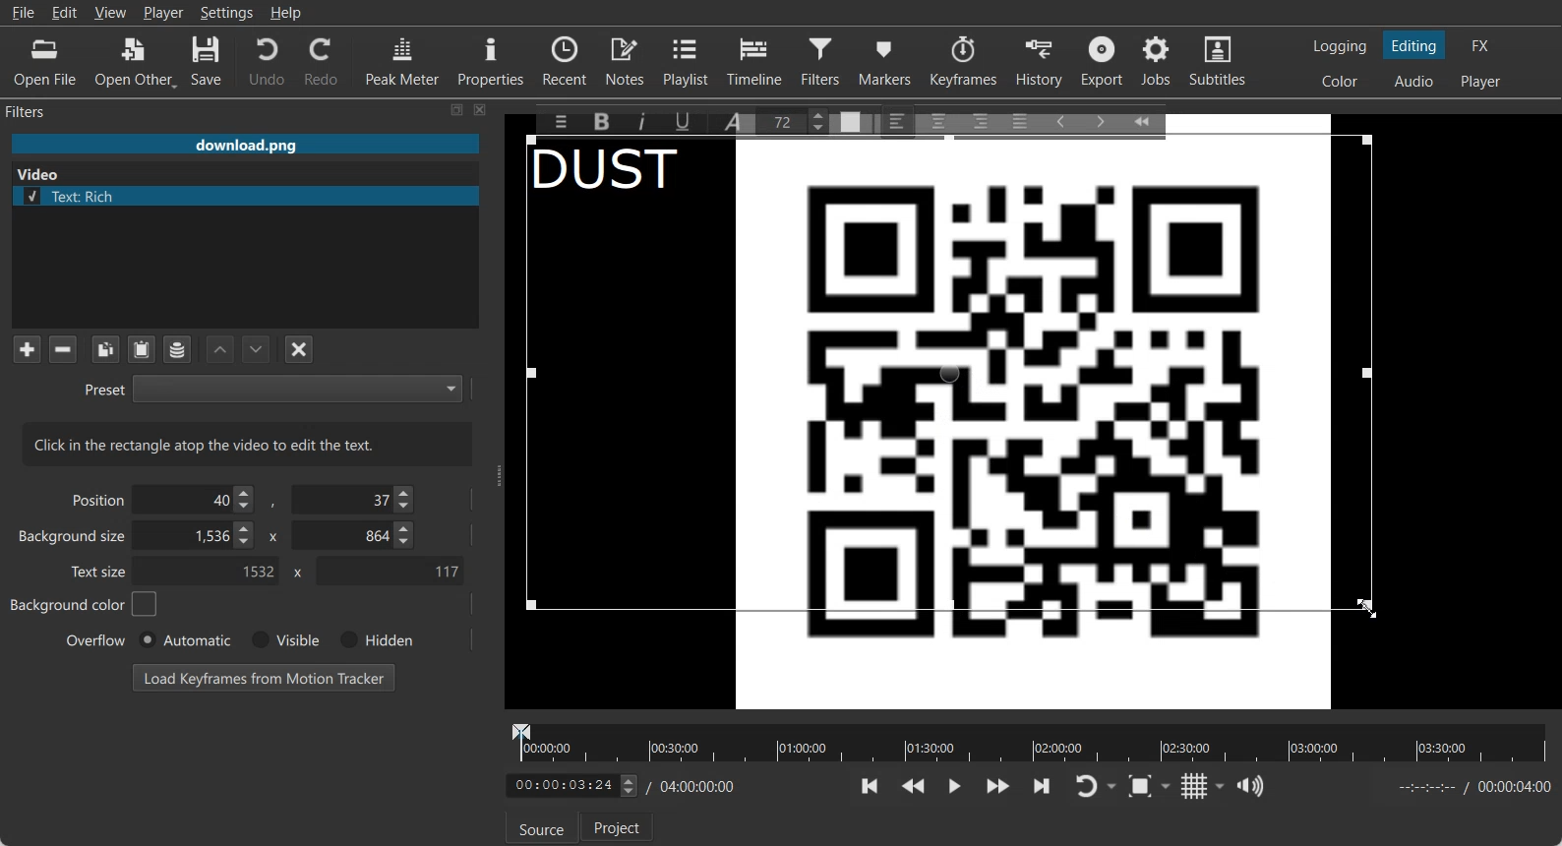 The image size is (1562, 846). What do you see at coordinates (164, 13) in the screenshot?
I see `Player` at bounding box center [164, 13].